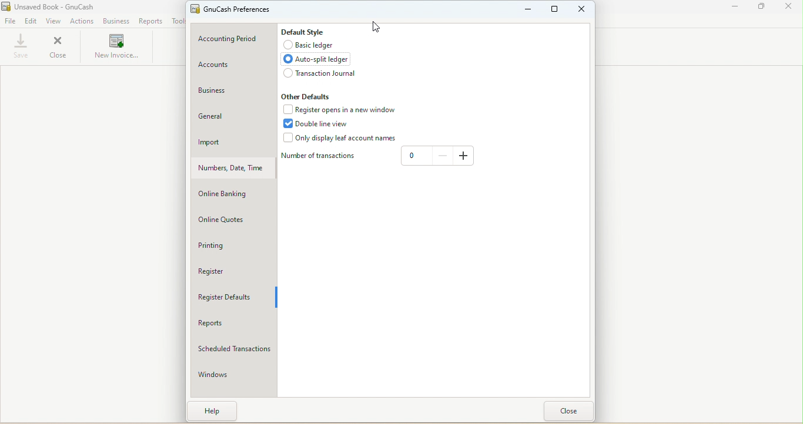 The height and width of the screenshot is (424, 803). What do you see at coordinates (528, 12) in the screenshot?
I see `Minimize` at bounding box center [528, 12].